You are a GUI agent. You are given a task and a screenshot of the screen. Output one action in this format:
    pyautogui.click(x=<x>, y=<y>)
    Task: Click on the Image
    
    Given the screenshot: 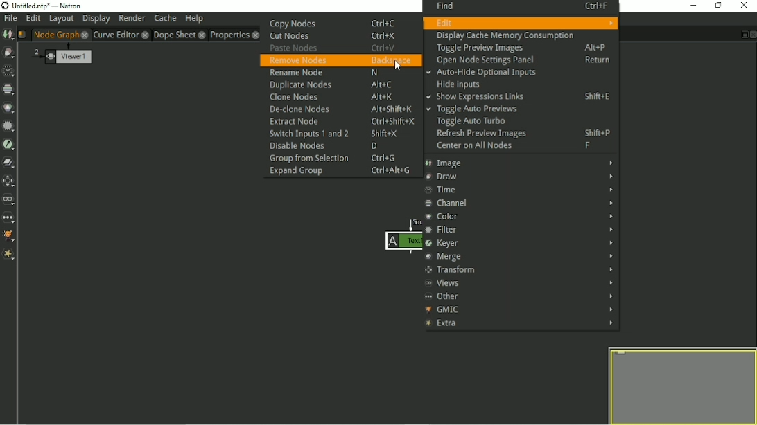 What is the action you would take?
    pyautogui.click(x=521, y=163)
    